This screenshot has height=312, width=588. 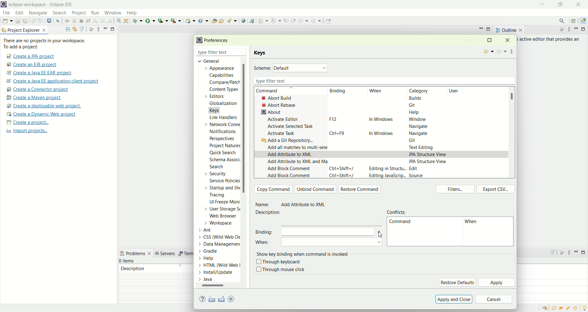 I want to click on tracing, so click(x=221, y=195).